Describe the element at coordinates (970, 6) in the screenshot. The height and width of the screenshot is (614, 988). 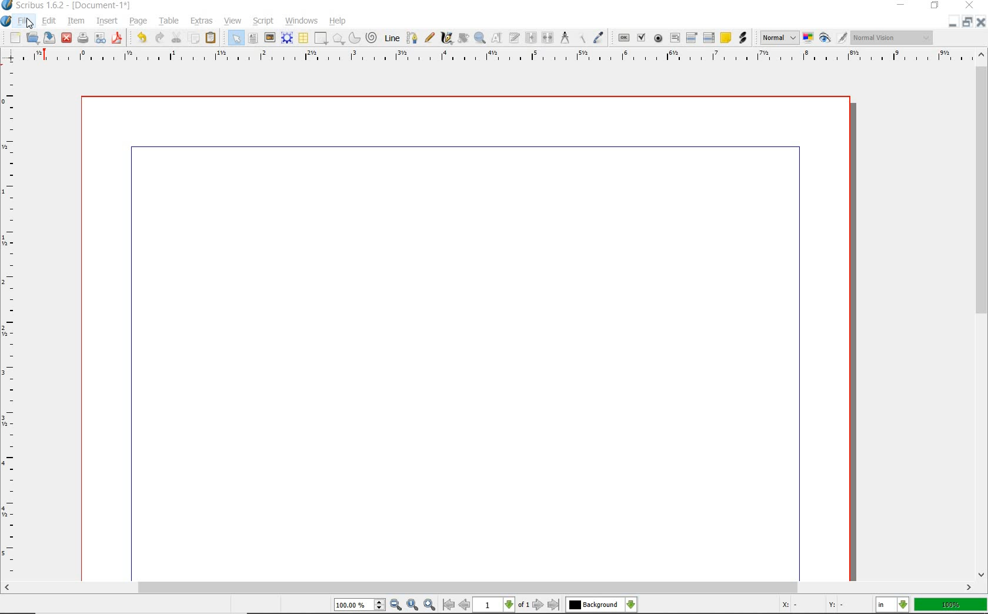
I see `close` at that location.